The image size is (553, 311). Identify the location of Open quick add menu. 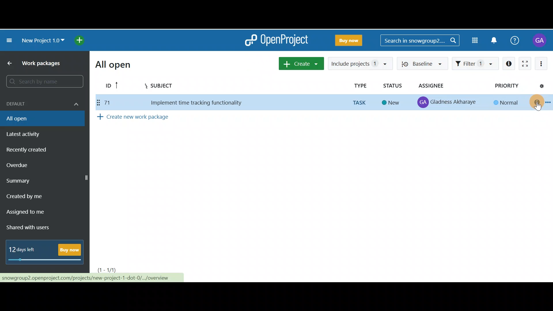
(79, 39).